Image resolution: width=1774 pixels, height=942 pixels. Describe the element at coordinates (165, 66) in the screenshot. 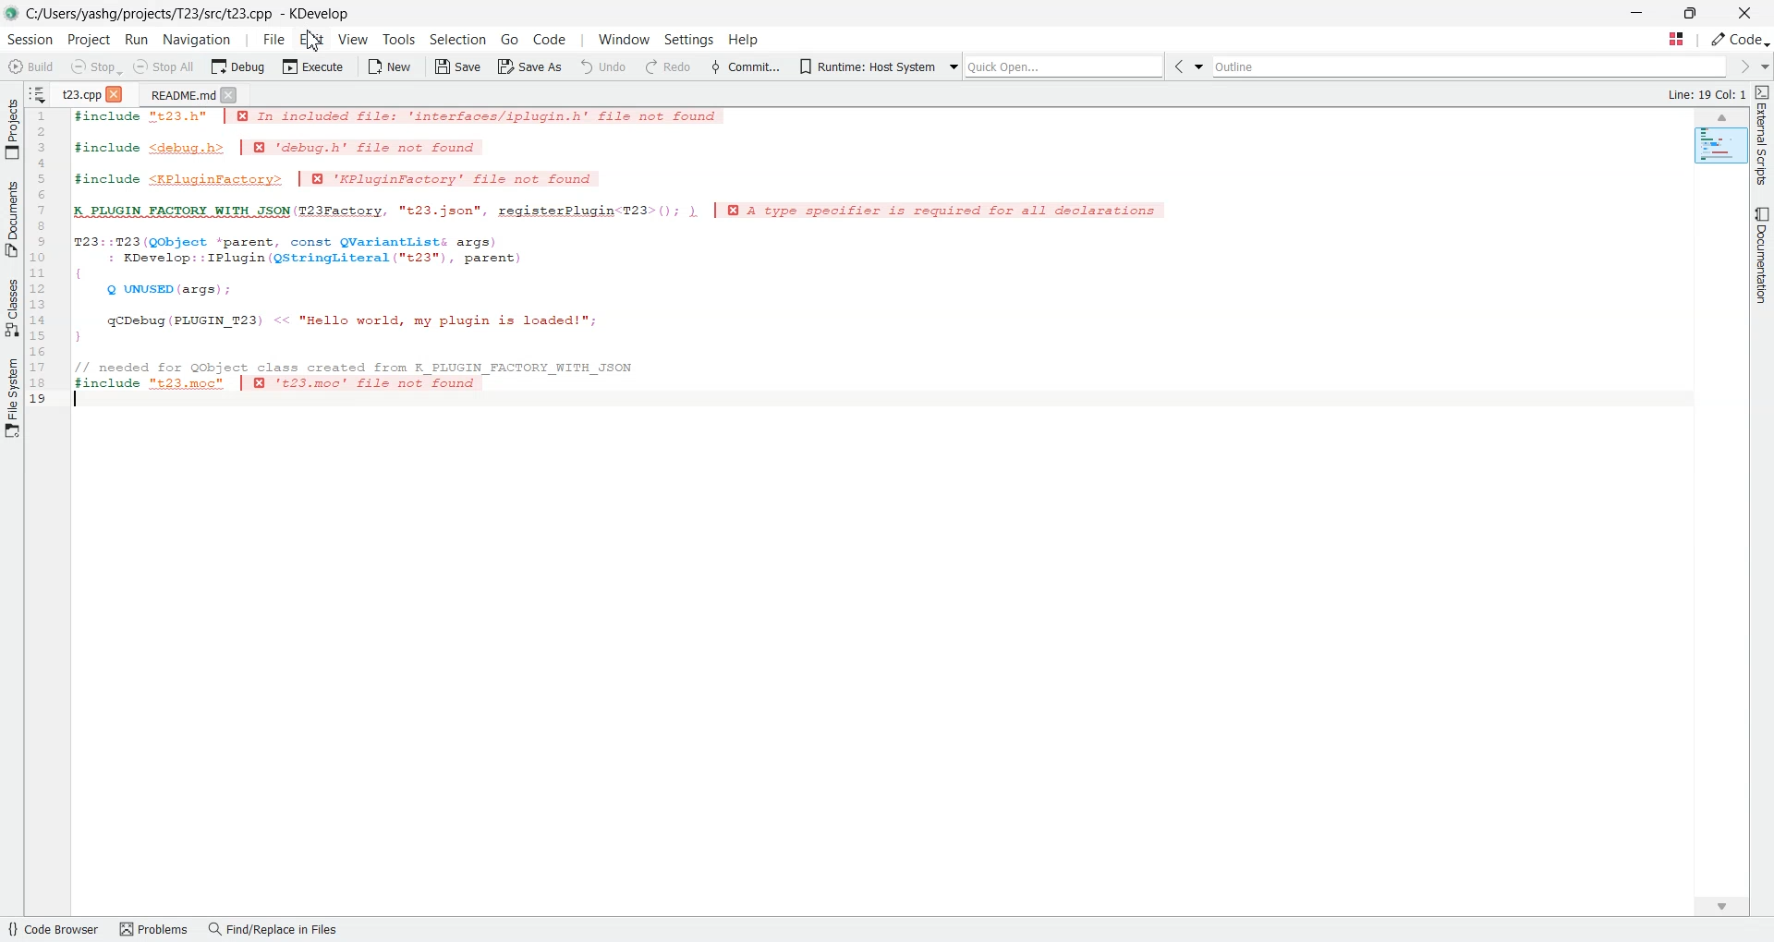

I see `Stop All` at that location.